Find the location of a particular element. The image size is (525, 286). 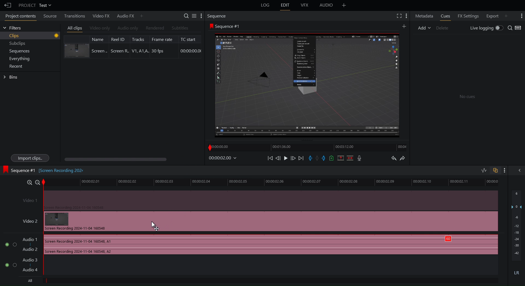

Transitions is located at coordinates (73, 16).